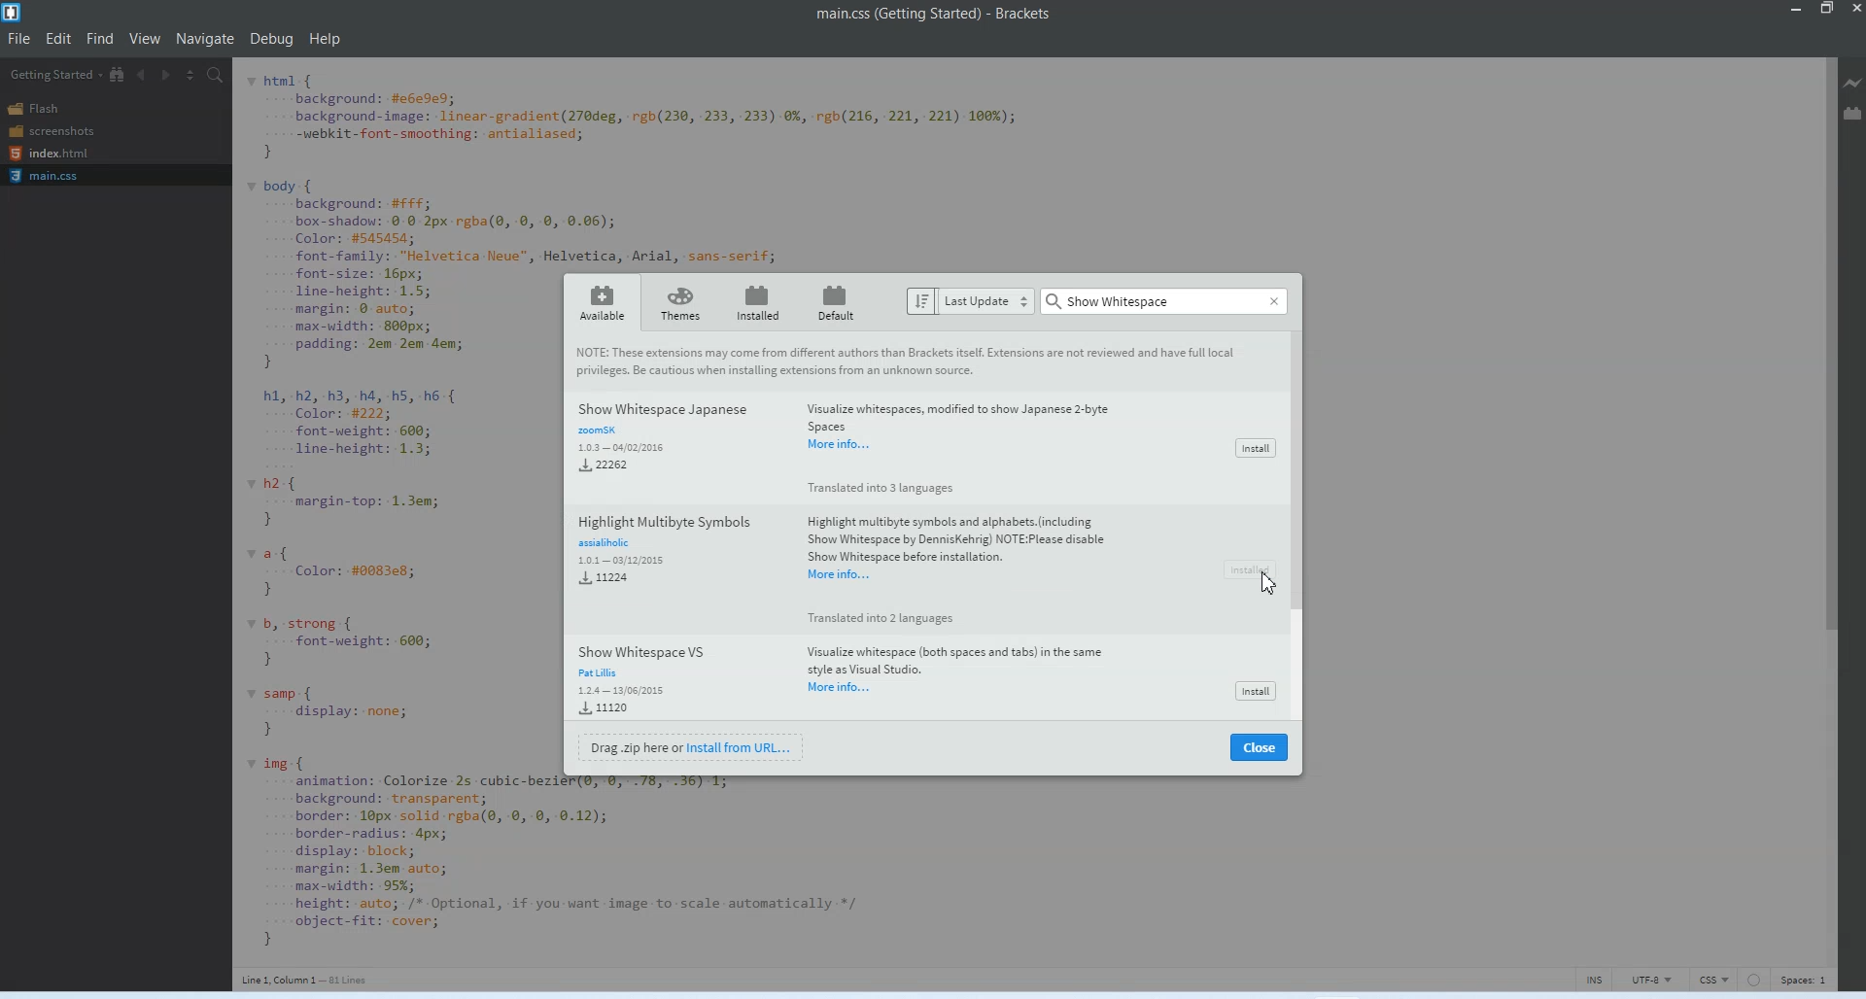 Image resolution: width=1866 pixels, height=999 pixels. Describe the element at coordinates (1303, 527) in the screenshot. I see `Vertical Scroll Bar` at that location.